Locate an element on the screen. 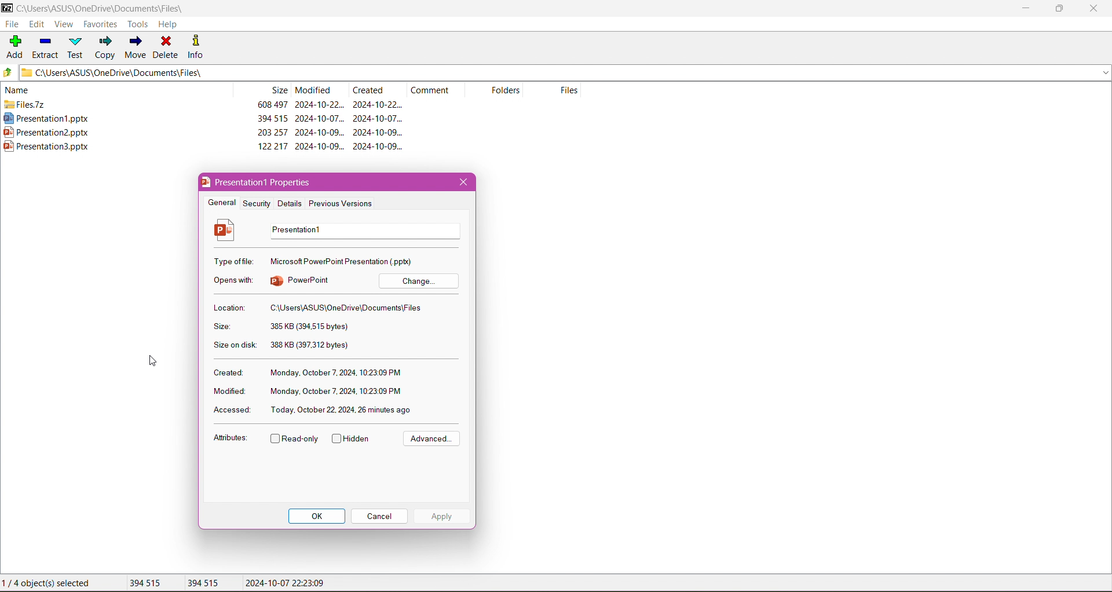  Extract is located at coordinates (43, 47).